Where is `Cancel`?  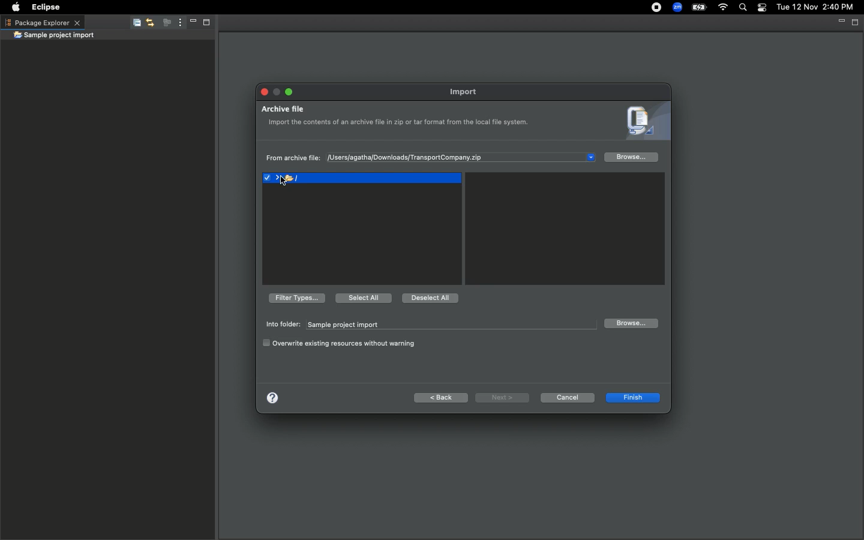 Cancel is located at coordinates (567, 397).